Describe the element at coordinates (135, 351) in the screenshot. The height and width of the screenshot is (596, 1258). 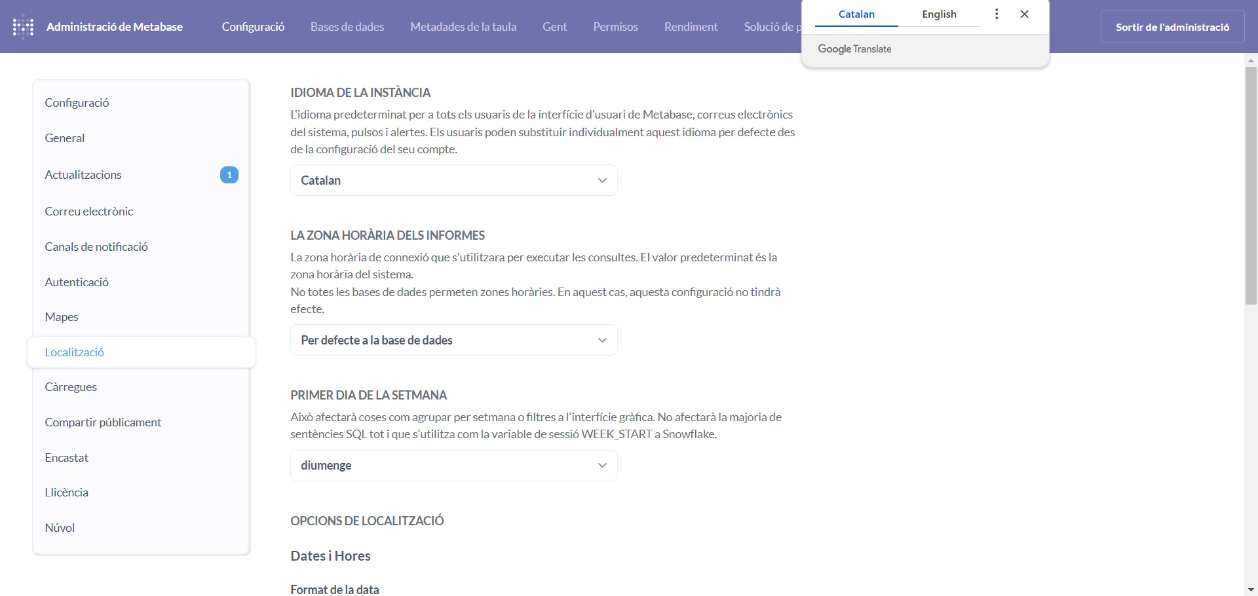
I see `localization` at that location.